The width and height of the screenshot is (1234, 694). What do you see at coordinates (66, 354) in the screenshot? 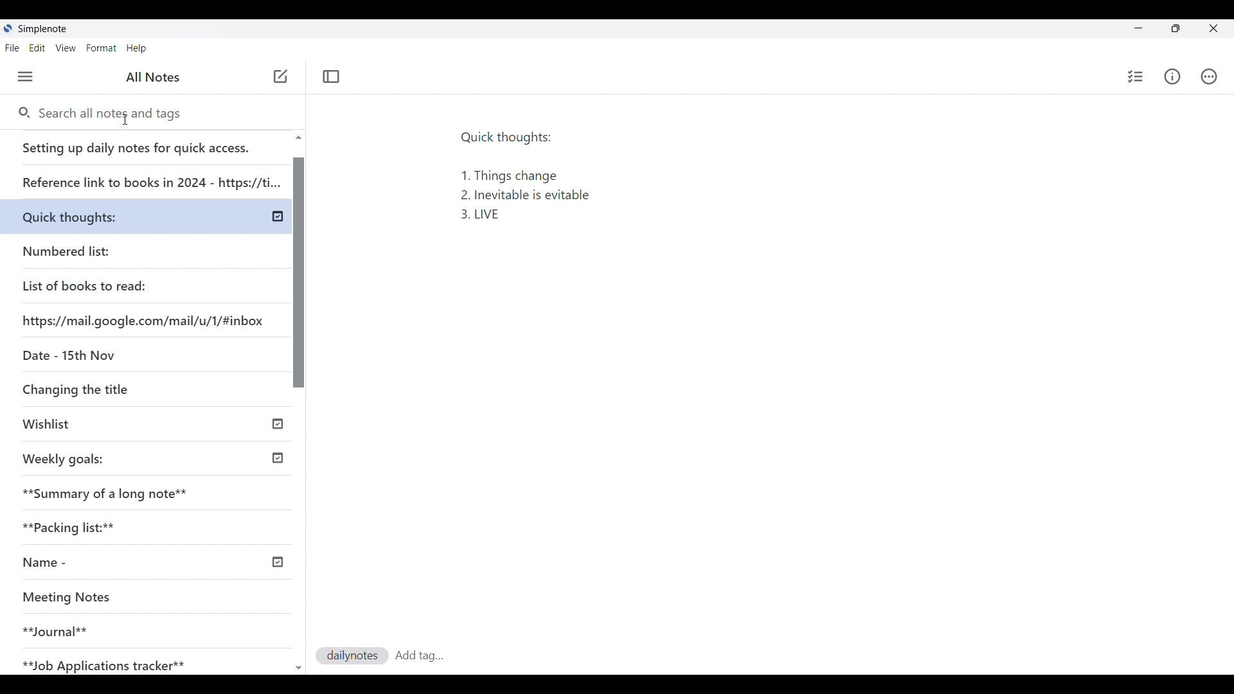
I see `Date` at bounding box center [66, 354].